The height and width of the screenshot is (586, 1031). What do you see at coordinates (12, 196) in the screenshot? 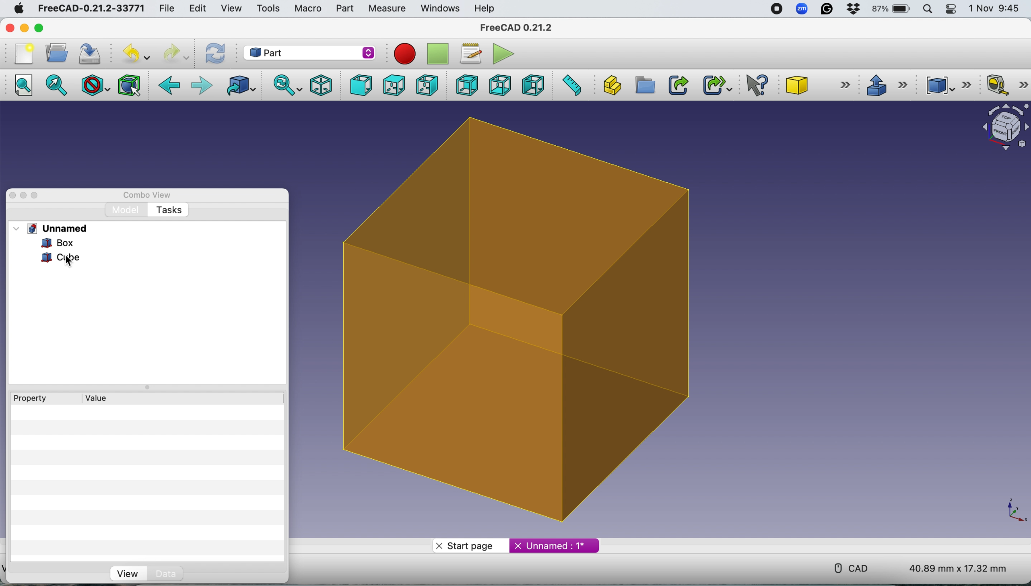
I see `Close` at bounding box center [12, 196].